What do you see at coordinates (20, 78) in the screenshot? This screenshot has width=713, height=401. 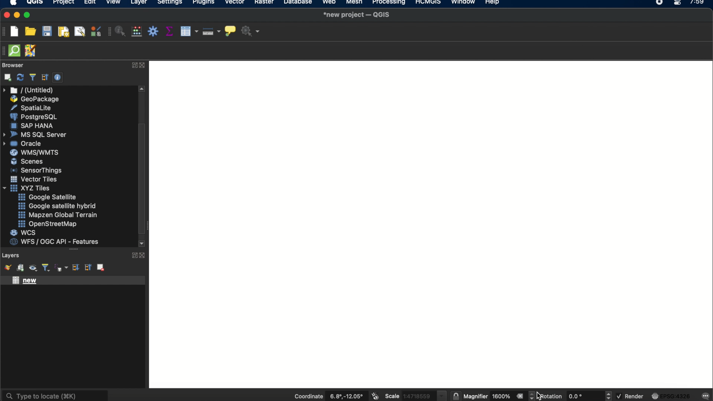 I see `refresh` at bounding box center [20, 78].